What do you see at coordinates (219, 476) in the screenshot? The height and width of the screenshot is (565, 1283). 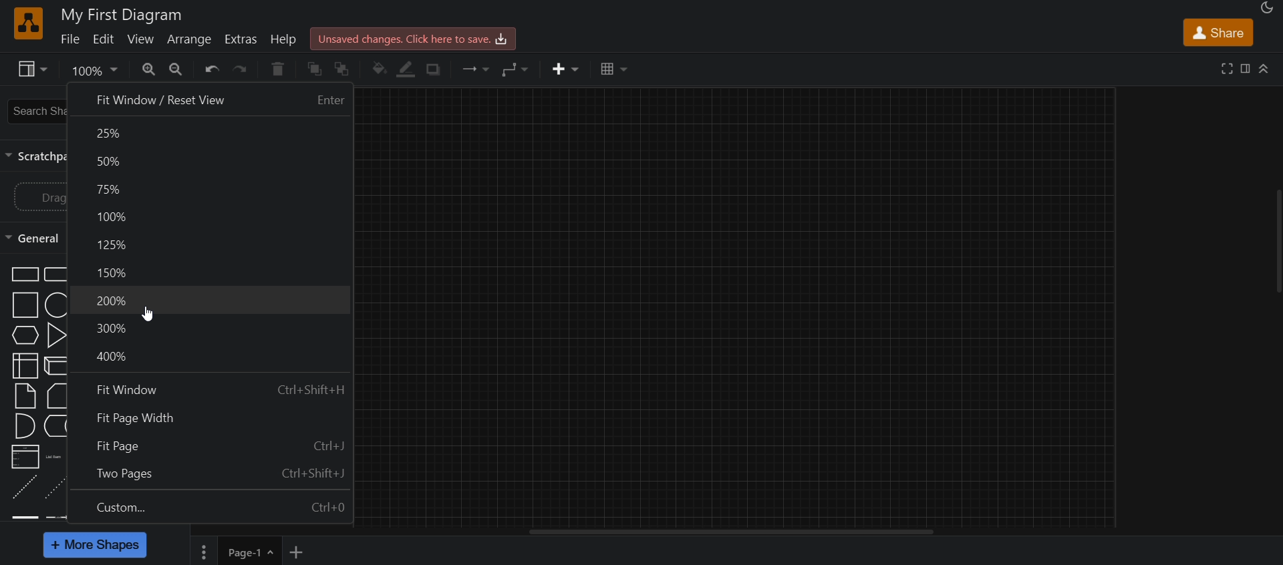 I see `two pages` at bounding box center [219, 476].